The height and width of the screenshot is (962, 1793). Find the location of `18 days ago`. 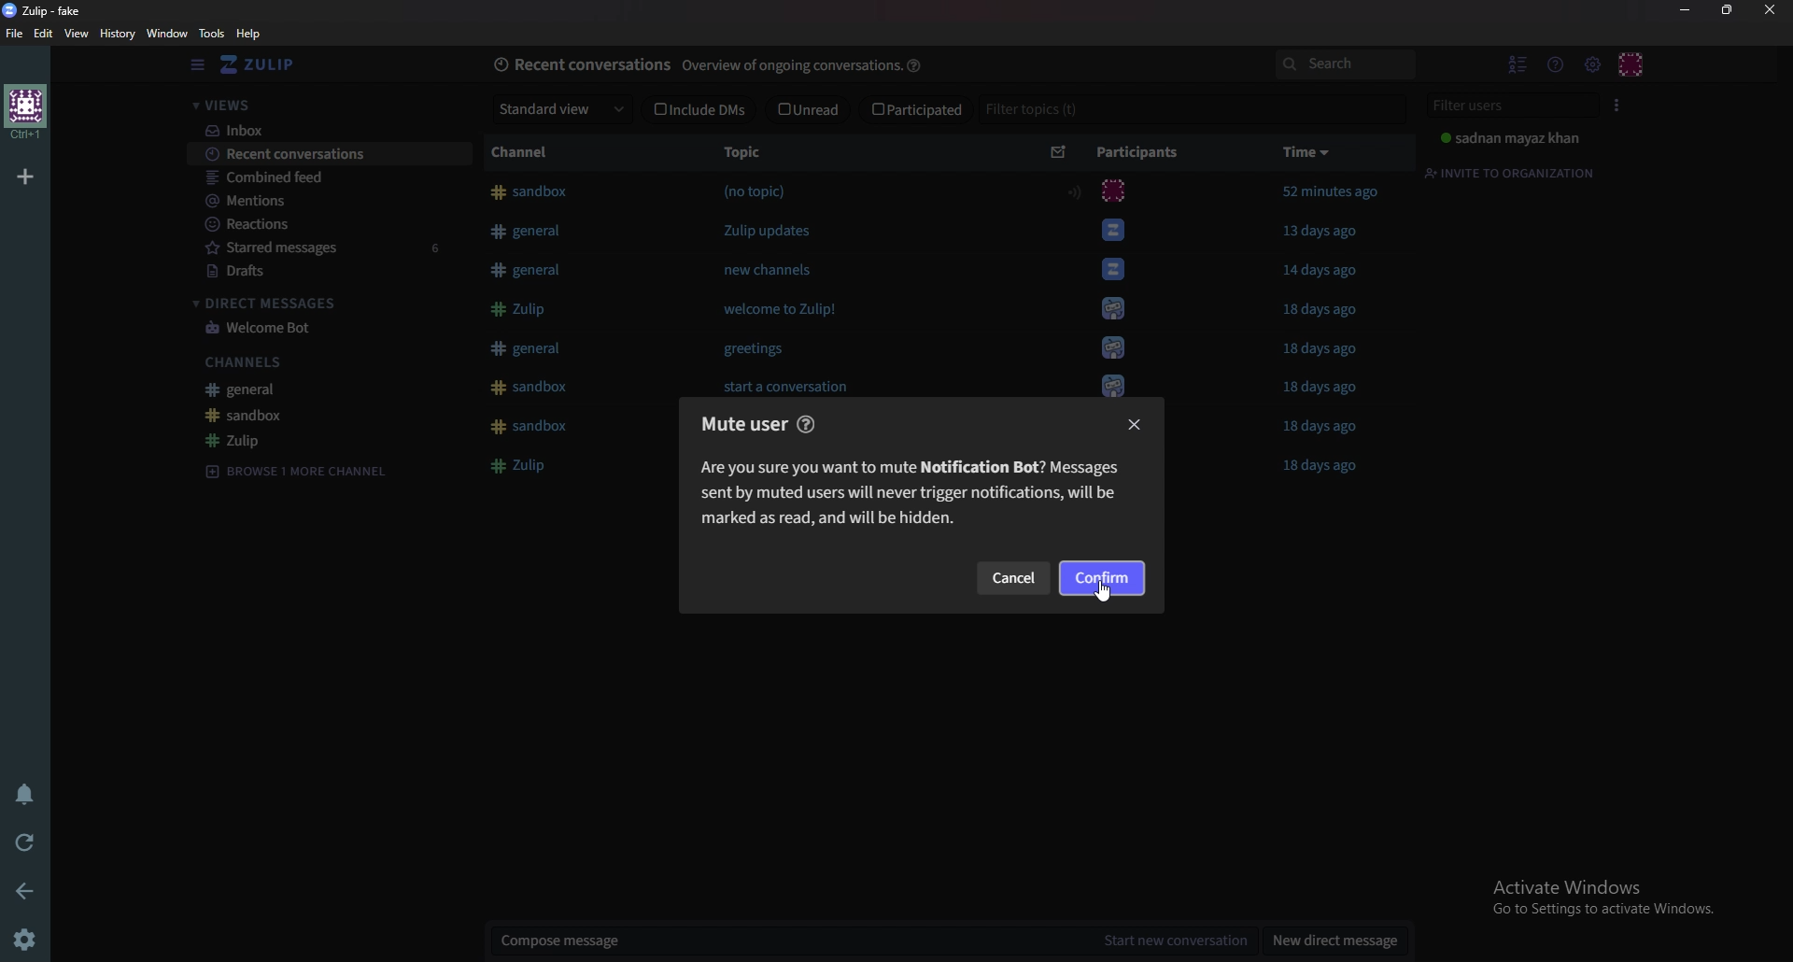

18 days ago is located at coordinates (1328, 466).